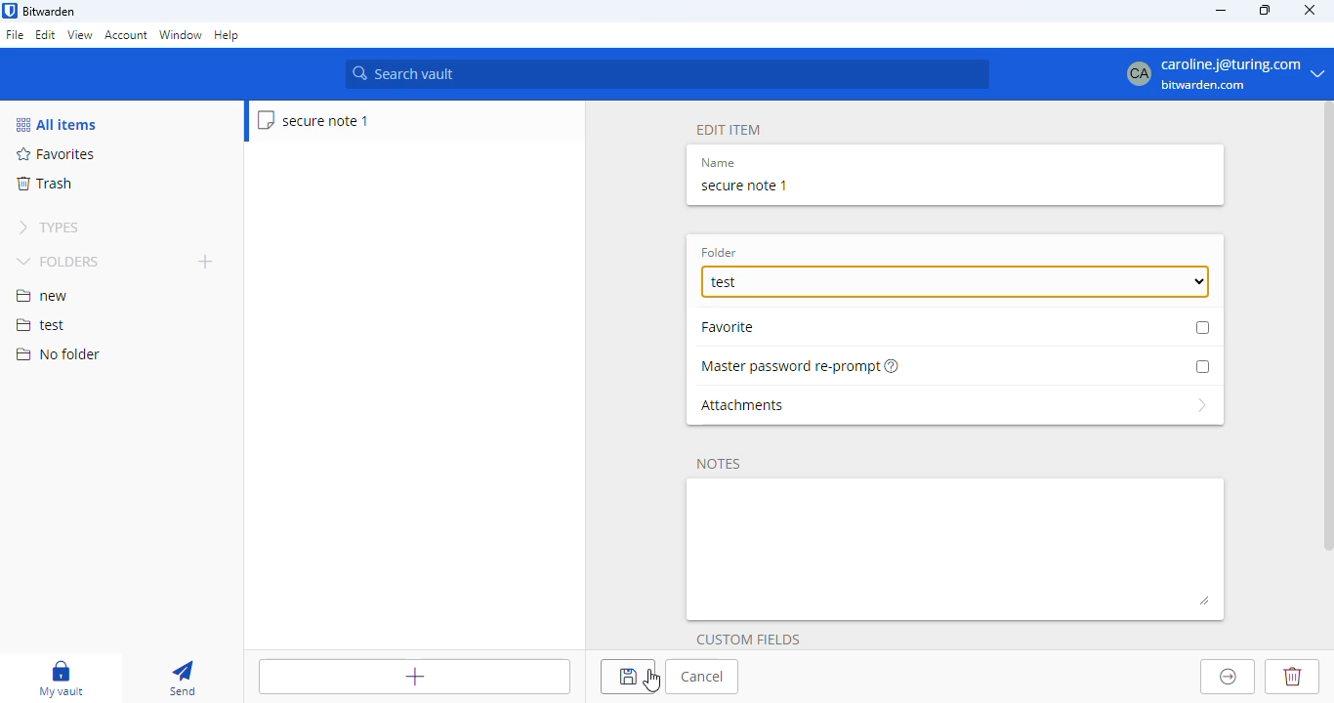  Describe the element at coordinates (415, 677) in the screenshot. I see `add item` at that location.